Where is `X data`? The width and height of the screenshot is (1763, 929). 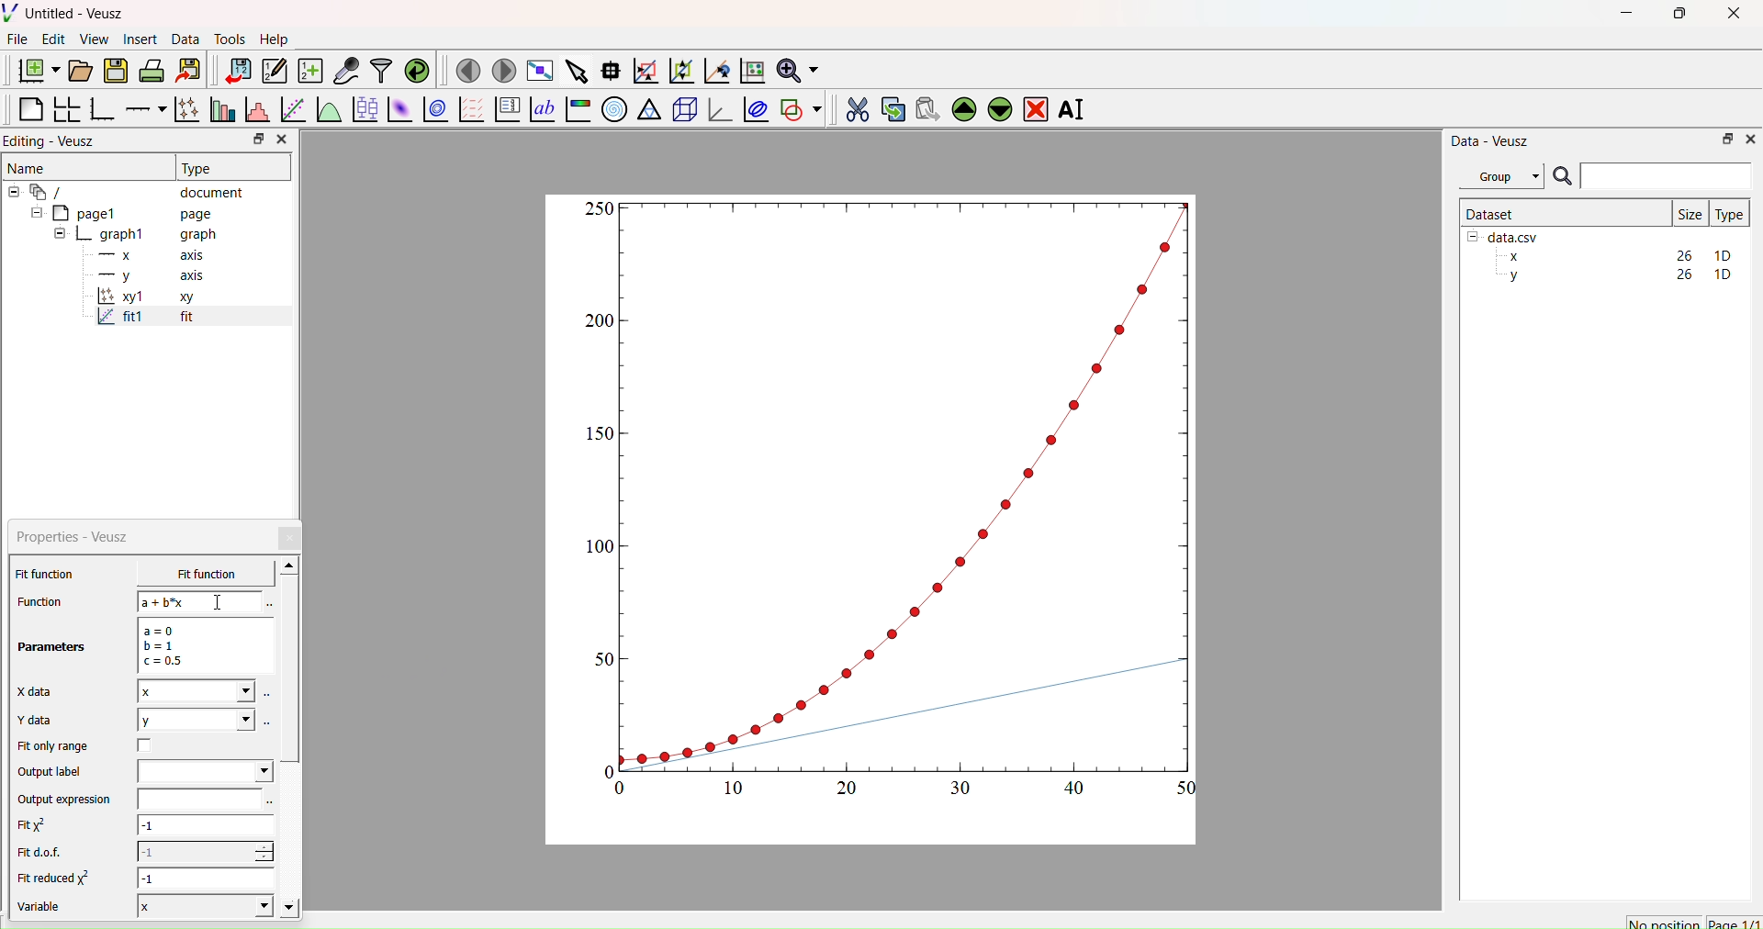
X data is located at coordinates (39, 689).